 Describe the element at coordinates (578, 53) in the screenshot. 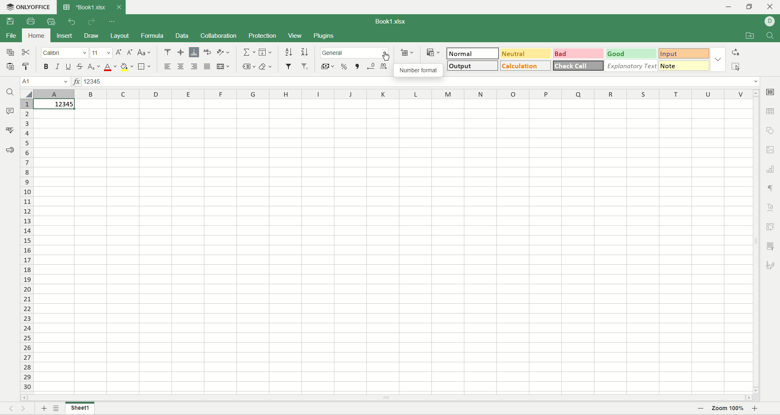

I see `bad` at that location.